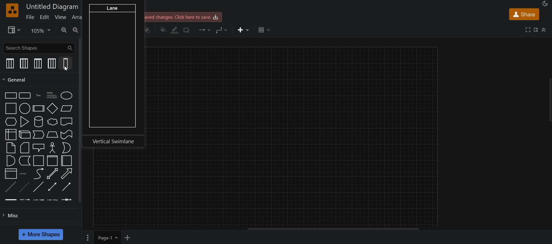 Image resolution: width=552 pixels, height=244 pixels. Describe the element at coordinates (524, 14) in the screenshot. I see `share` at that location.